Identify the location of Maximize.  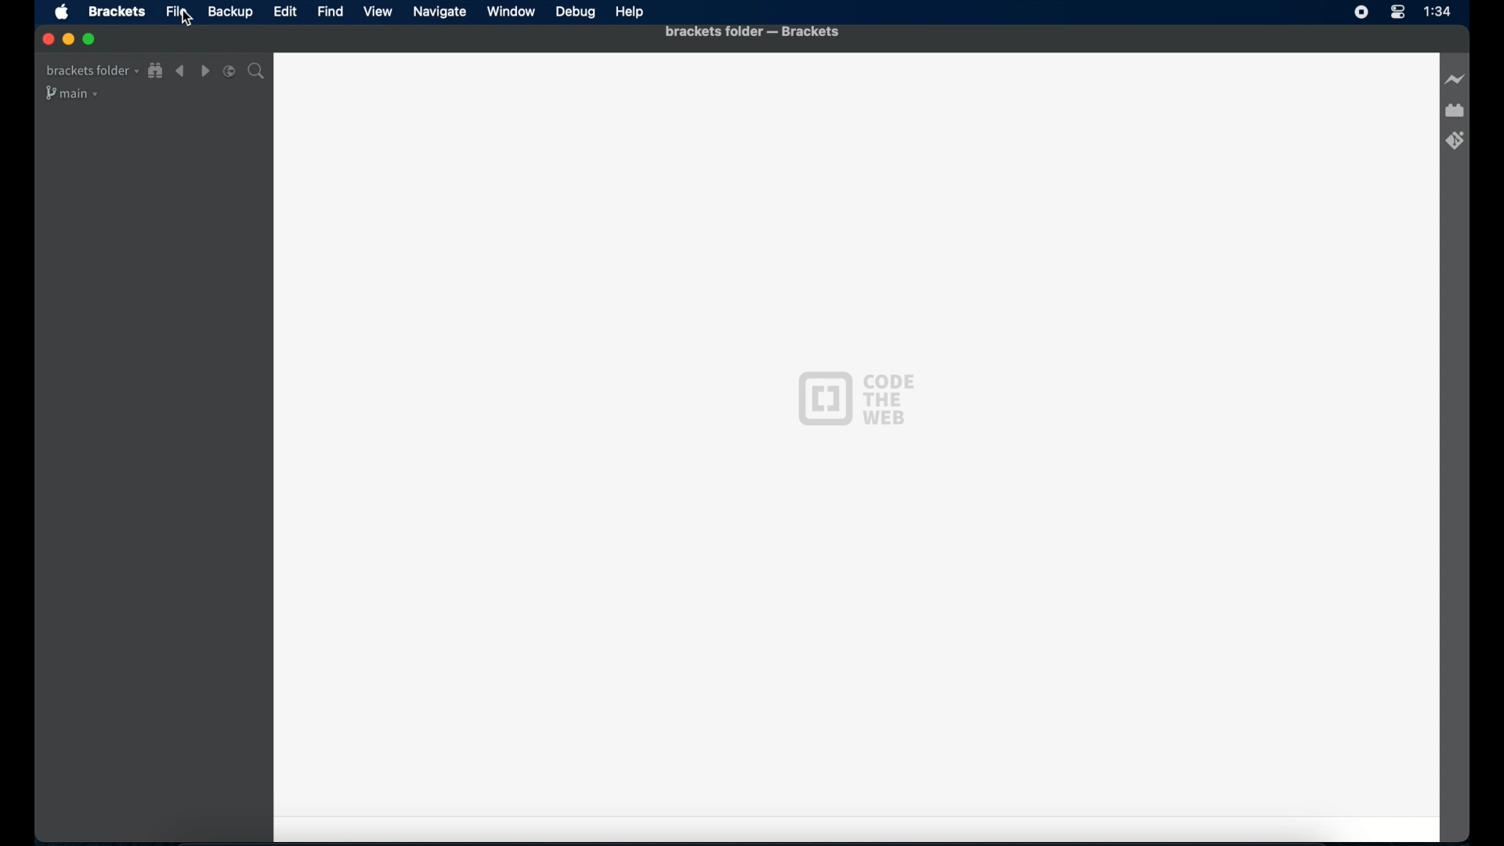
(90, 39).